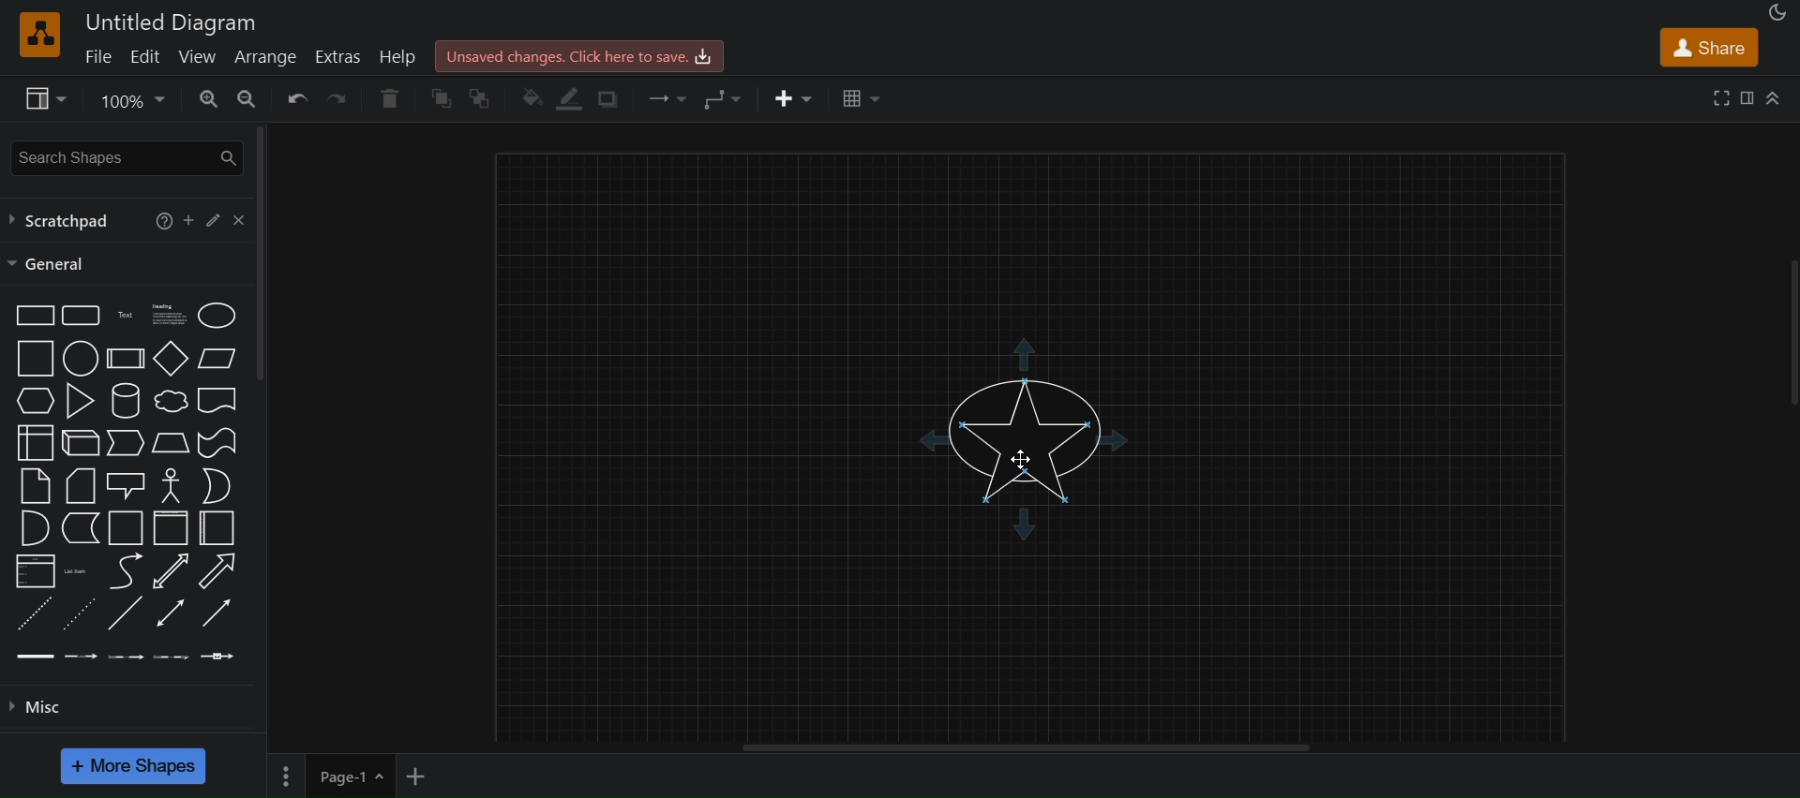 The image size is (1800, 798). What do you see at coordinates (341, 98) in the screenshot?
I see `redo` at bounding box center [341, 98].